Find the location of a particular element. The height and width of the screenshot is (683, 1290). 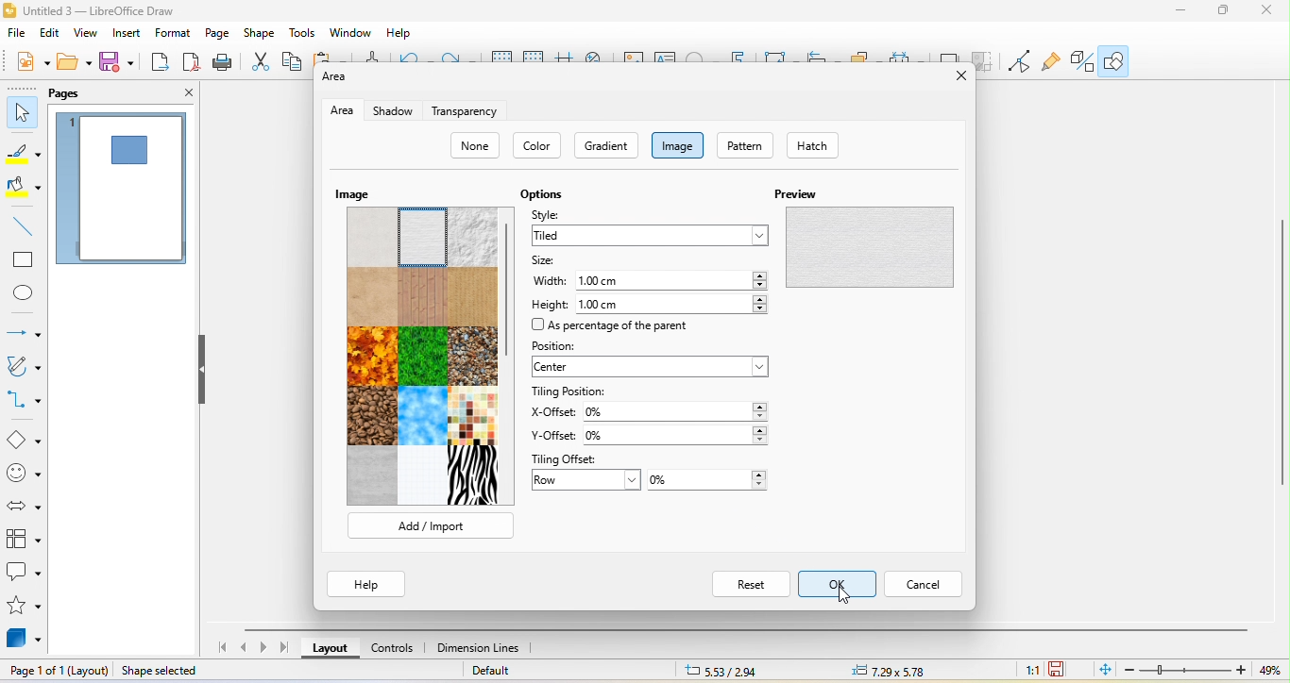

vertical scroll bar is located at coordinates (512, 288).